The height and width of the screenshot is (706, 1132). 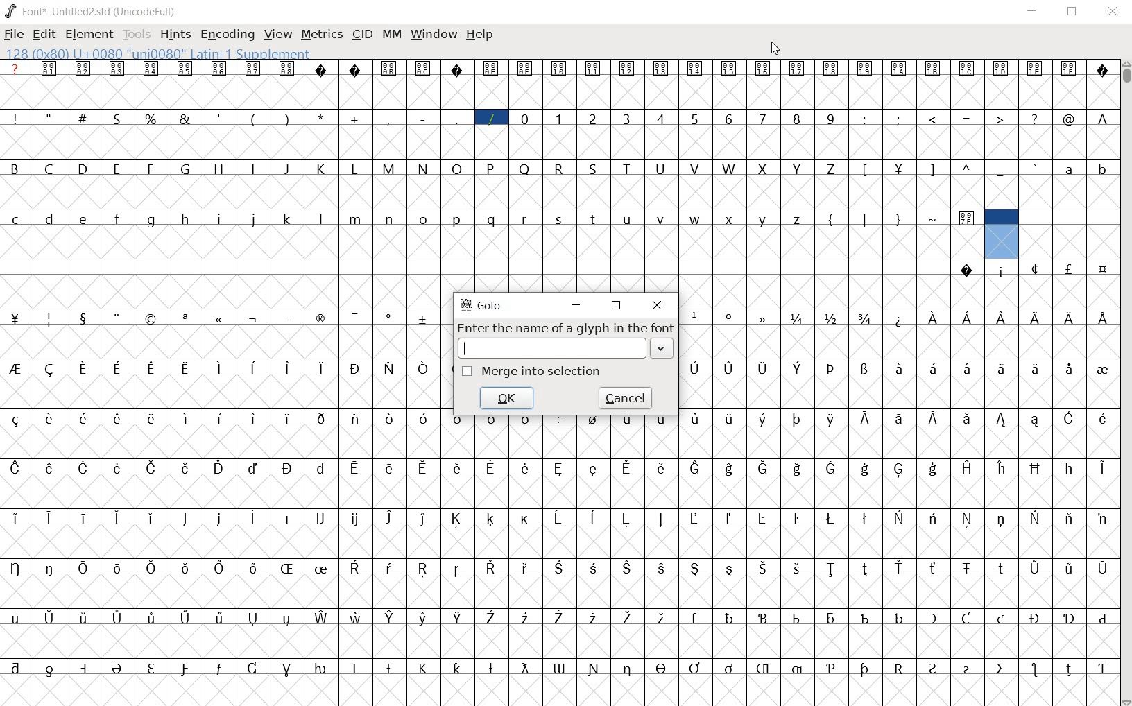 I want to click on Symbol, so click(x=492, y=618).